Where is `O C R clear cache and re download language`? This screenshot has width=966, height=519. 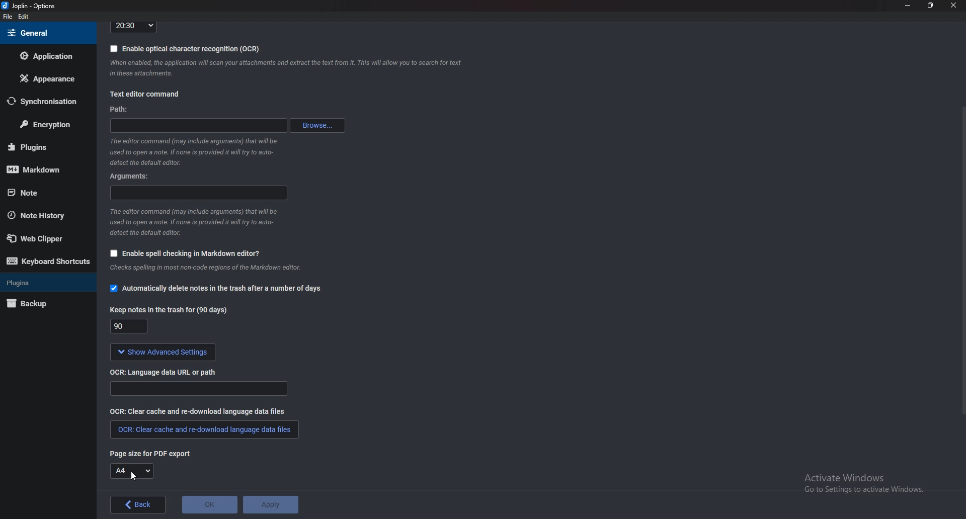 O C R clear cache and re download language is located at coordinates (199, 411).